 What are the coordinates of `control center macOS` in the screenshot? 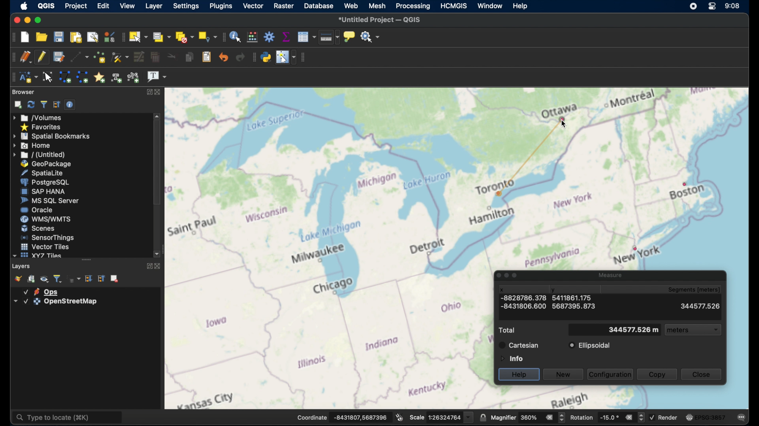 It's located at (711, 7).